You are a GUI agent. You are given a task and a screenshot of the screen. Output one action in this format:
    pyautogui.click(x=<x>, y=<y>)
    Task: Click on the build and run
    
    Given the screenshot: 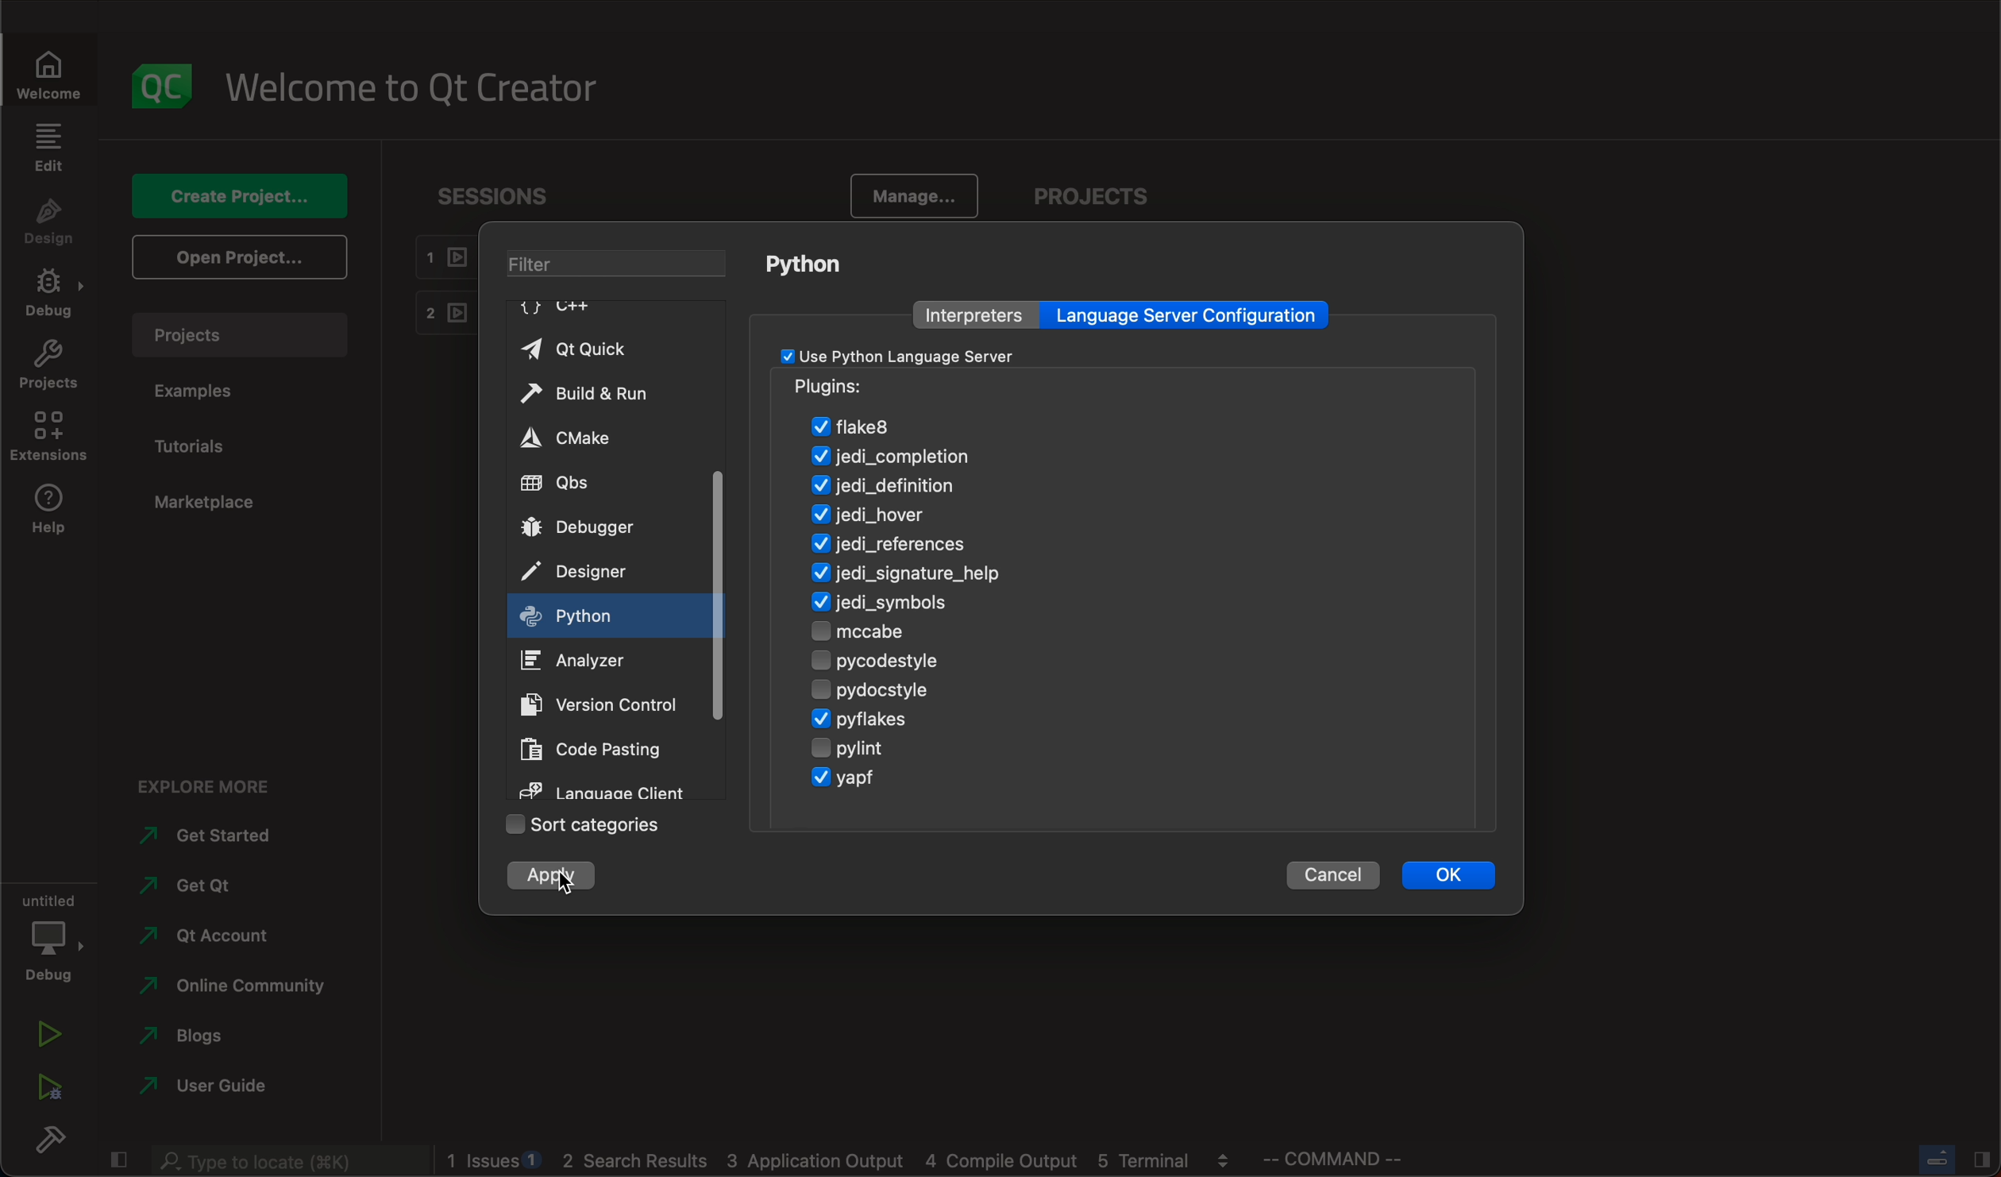 What is the action you would take?
    pyautogui.click(x=595, y=390)
    